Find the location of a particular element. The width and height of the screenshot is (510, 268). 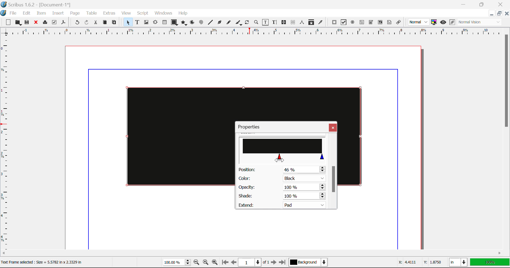

Close is located at coordinates (333, 127).